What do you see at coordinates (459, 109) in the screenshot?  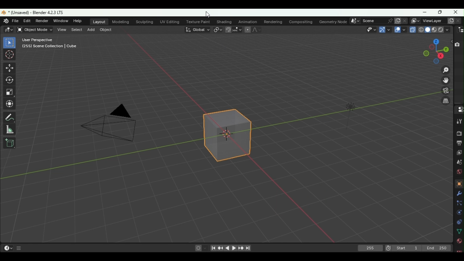 I see `Editor type` at bounding box center [459, 109].